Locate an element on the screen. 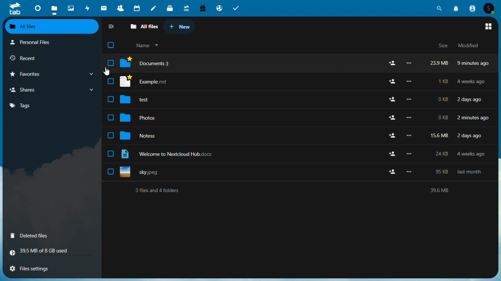   is located at coordinates (306, 118).